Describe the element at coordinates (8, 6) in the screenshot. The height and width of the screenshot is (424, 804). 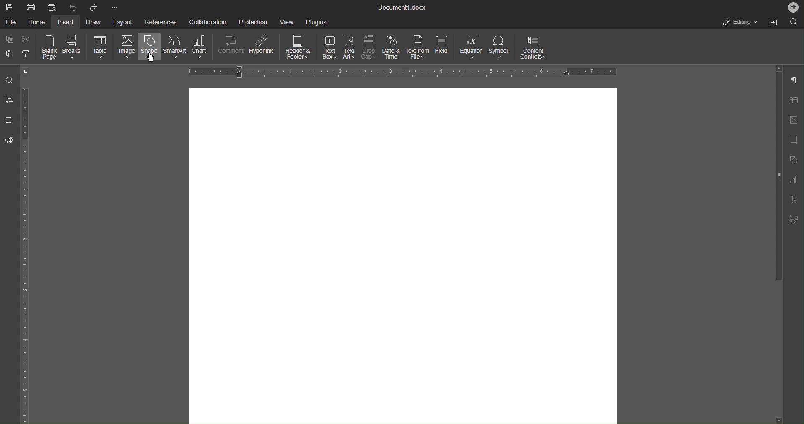
I see `Save` at that location.